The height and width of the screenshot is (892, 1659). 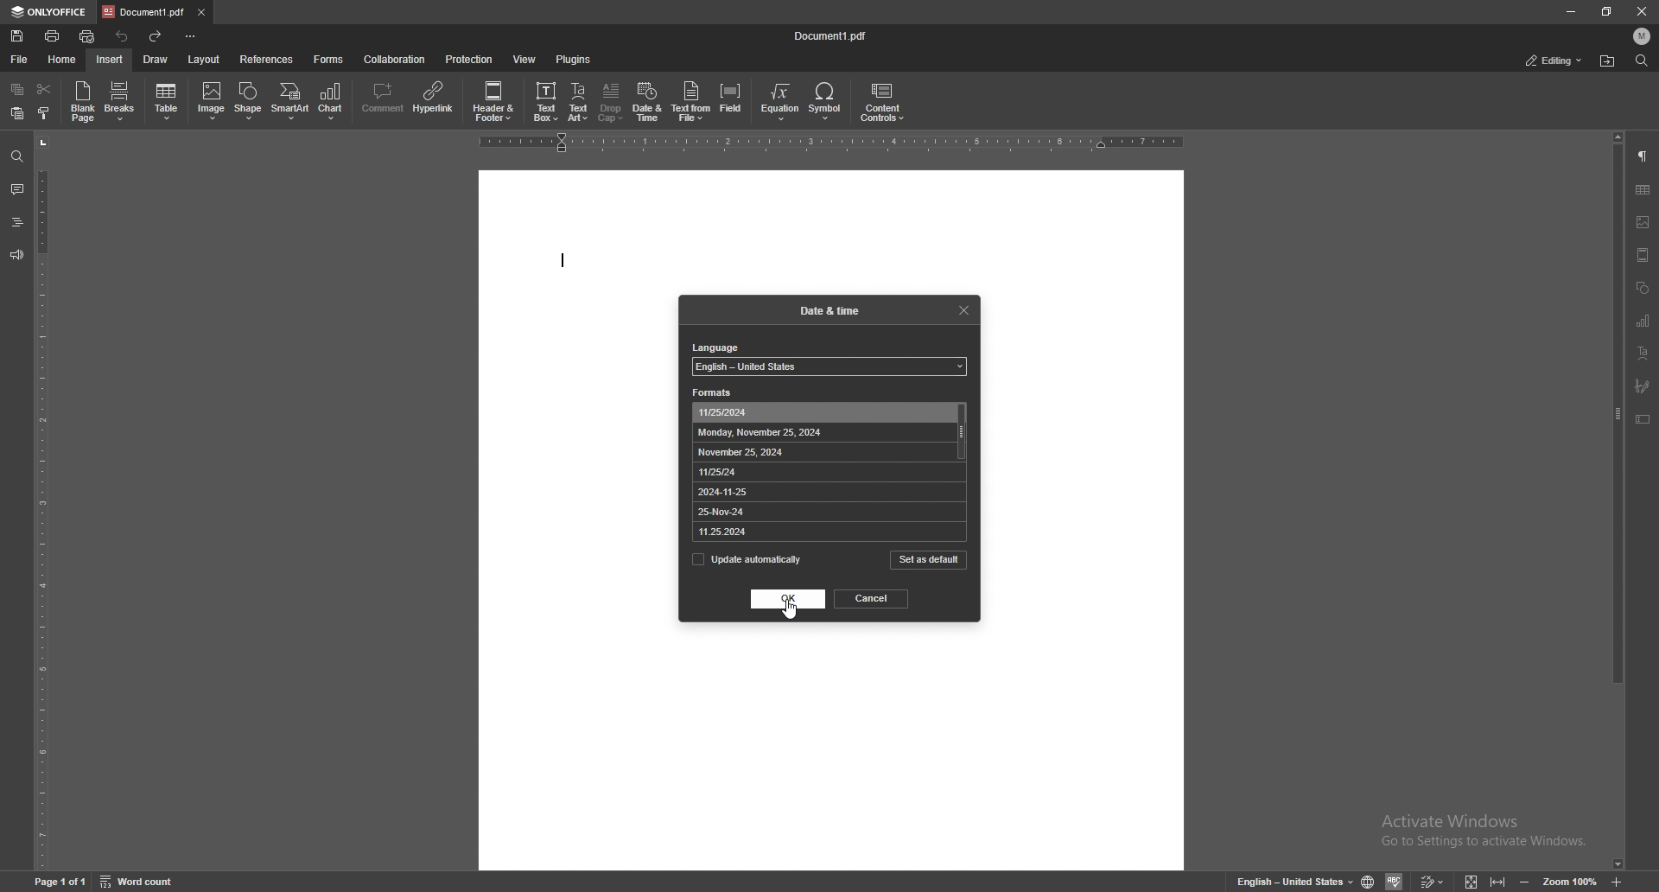 I want to click on date and time, so click(x=833, y=310).